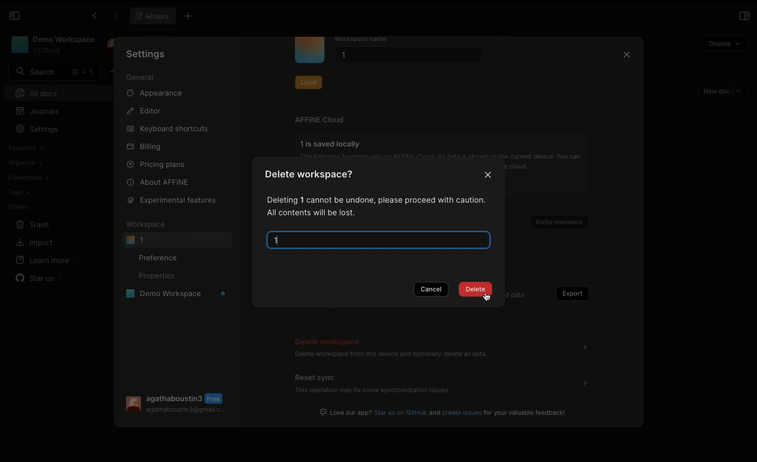  Describe the element at coordinates (642, 234) in the screenshot. I see `Scroll` at that location.